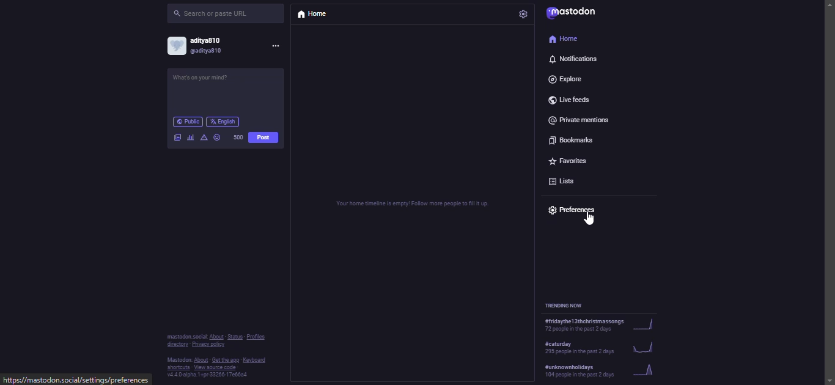 This screenshot has height=385, width=835. I want to click on home, so click(564, 38).